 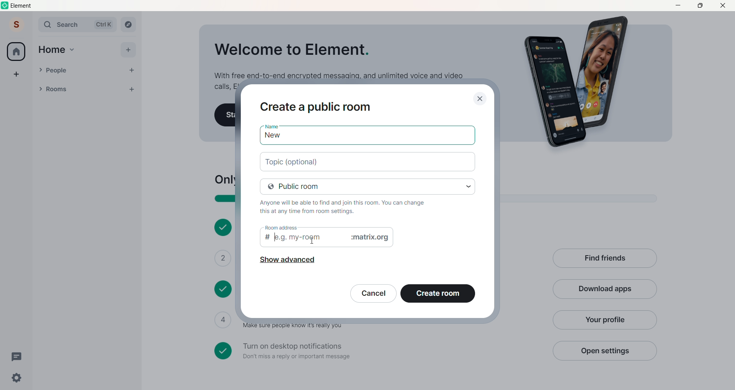 What do you see at coordinates (438, 295) in the screenshot?
I see `Create room` at bounding box center [438, 295].